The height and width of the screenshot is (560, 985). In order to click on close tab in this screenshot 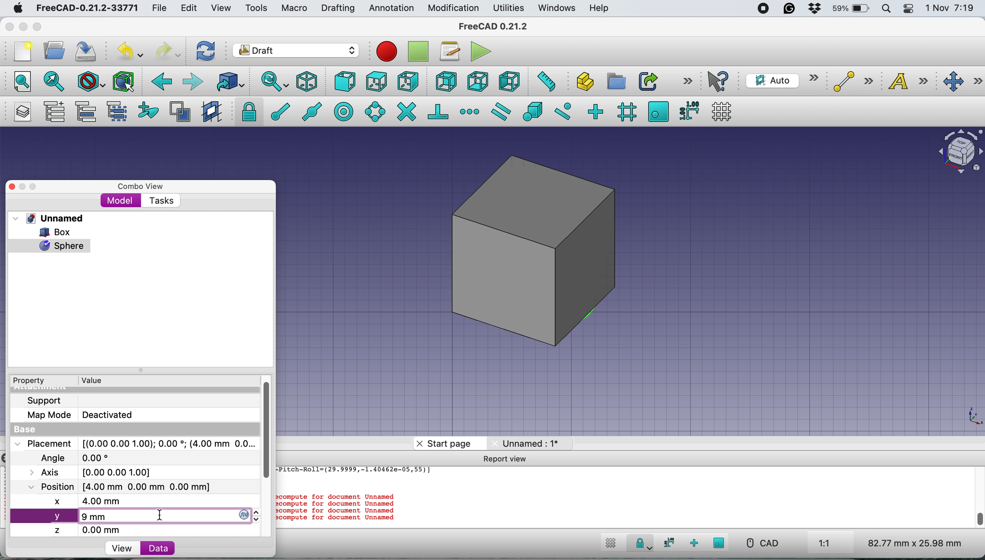, I will do `click(417, 443)`.